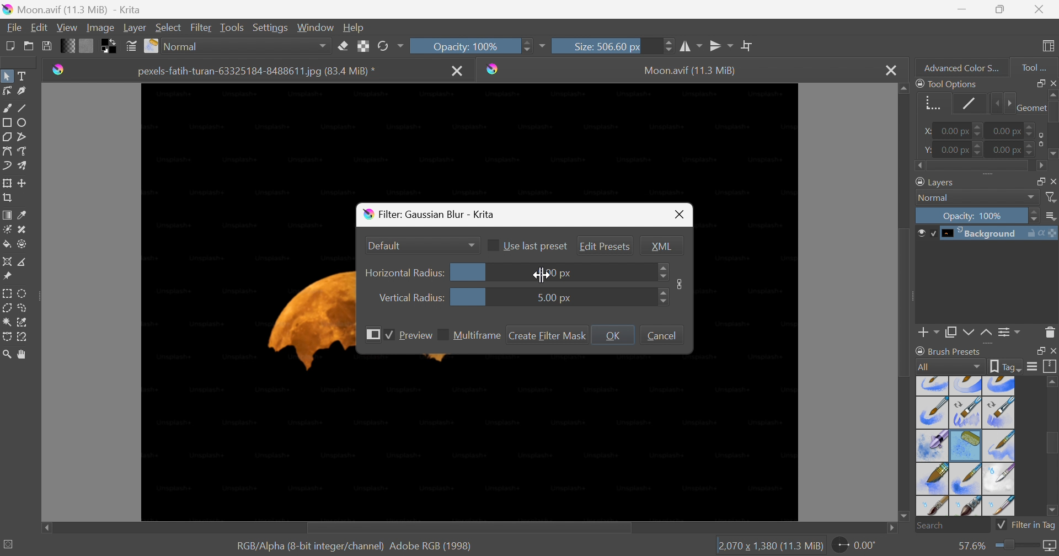  Describe the element at coordinates (613, 45) in the screenshot. I see `Size: 506.60 px` at that location.